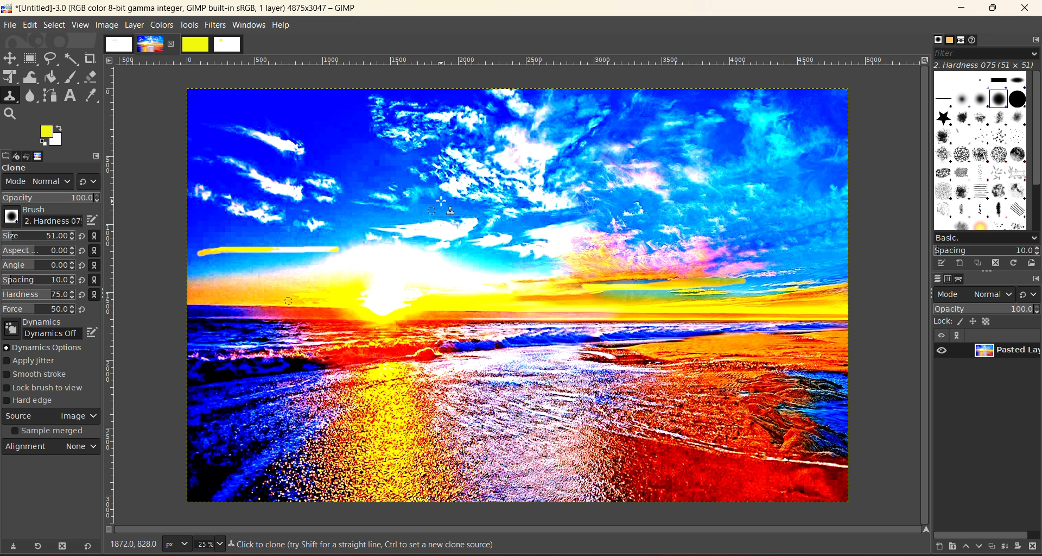 Image resolution: width=1042 pixels, height=556 pixels. Describe the element at coordinates (173, 43) in the screenshot. I see `close` at that location.